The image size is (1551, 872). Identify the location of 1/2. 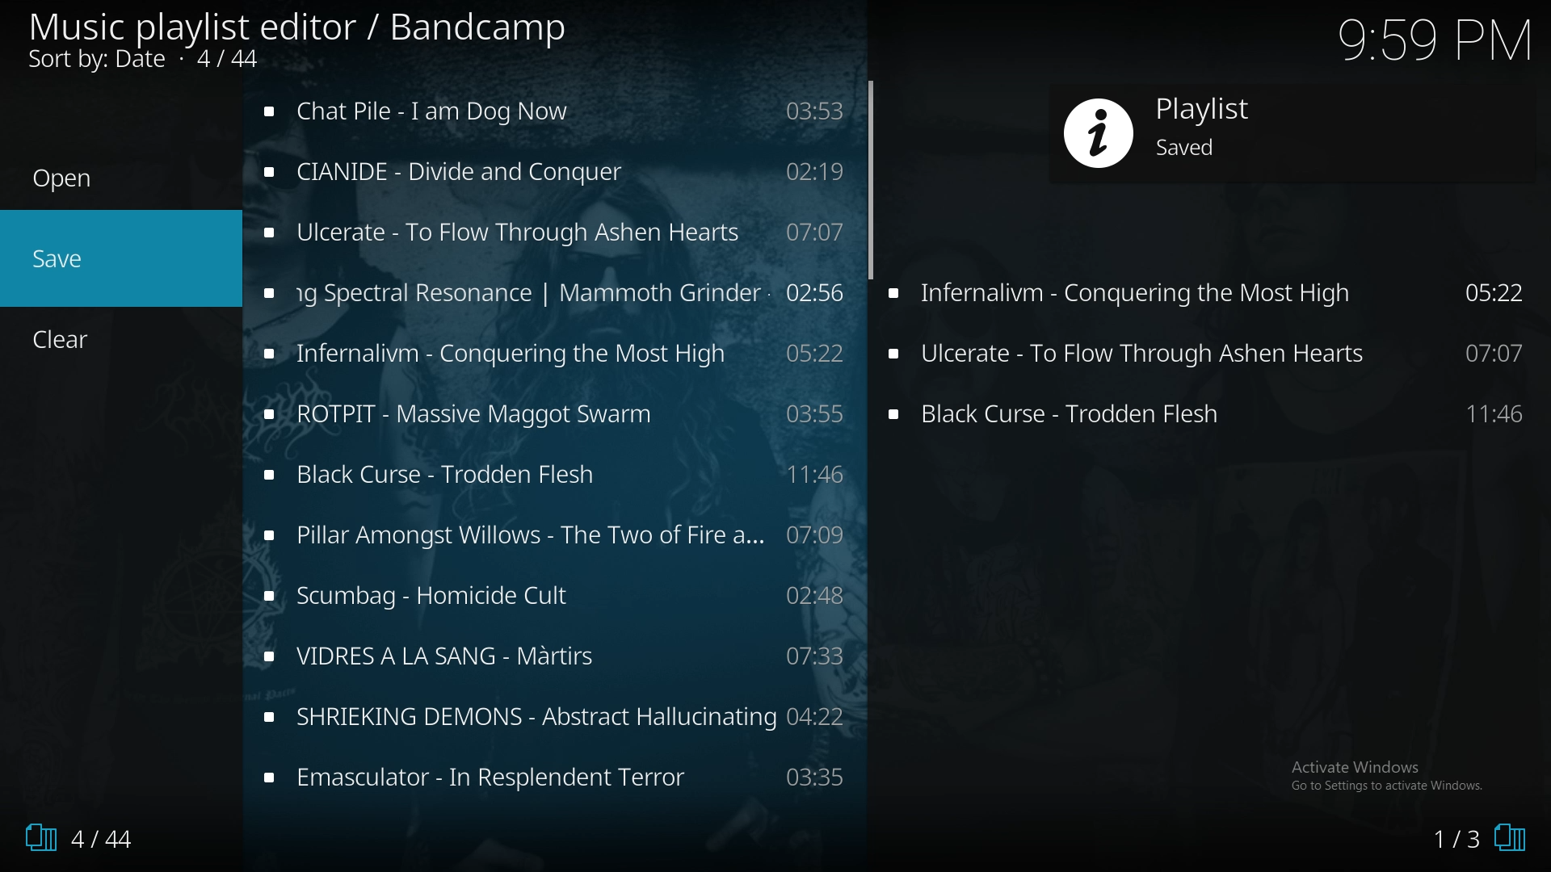
(1471, 841).